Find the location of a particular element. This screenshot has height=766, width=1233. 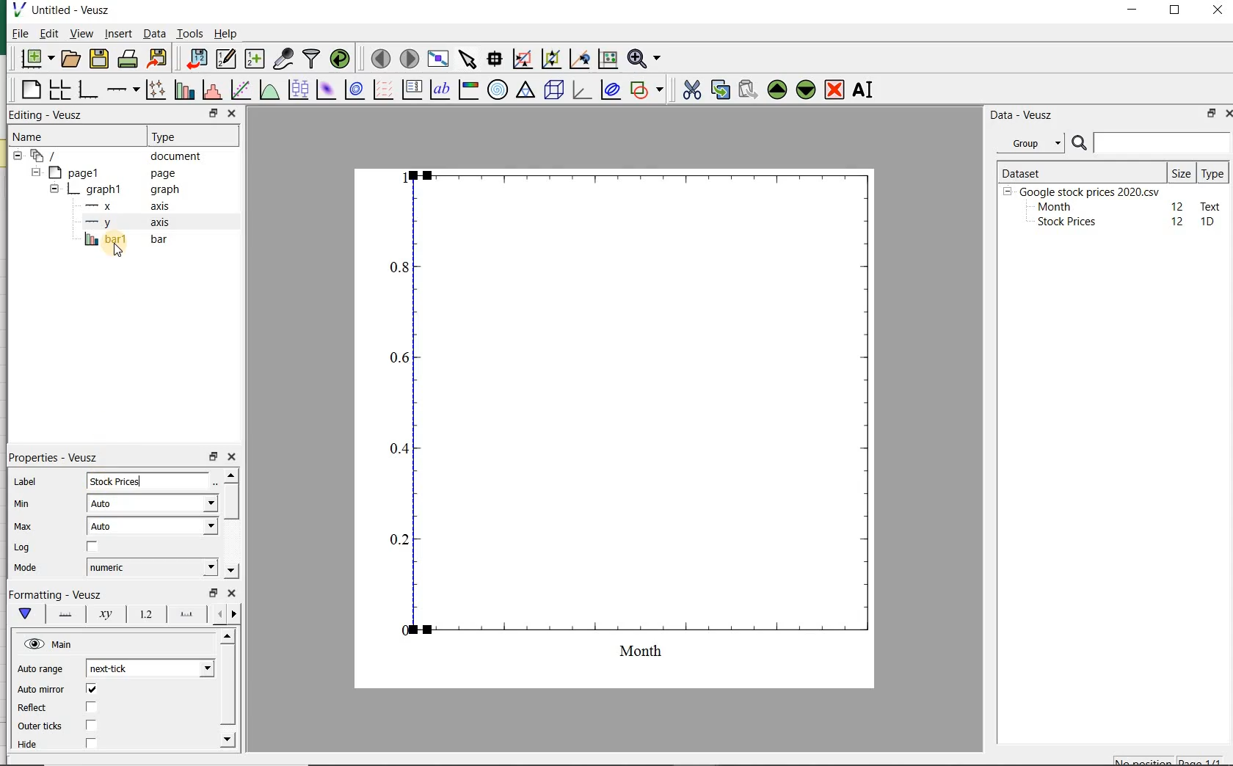

Month is located at coordinates (1053, 207).